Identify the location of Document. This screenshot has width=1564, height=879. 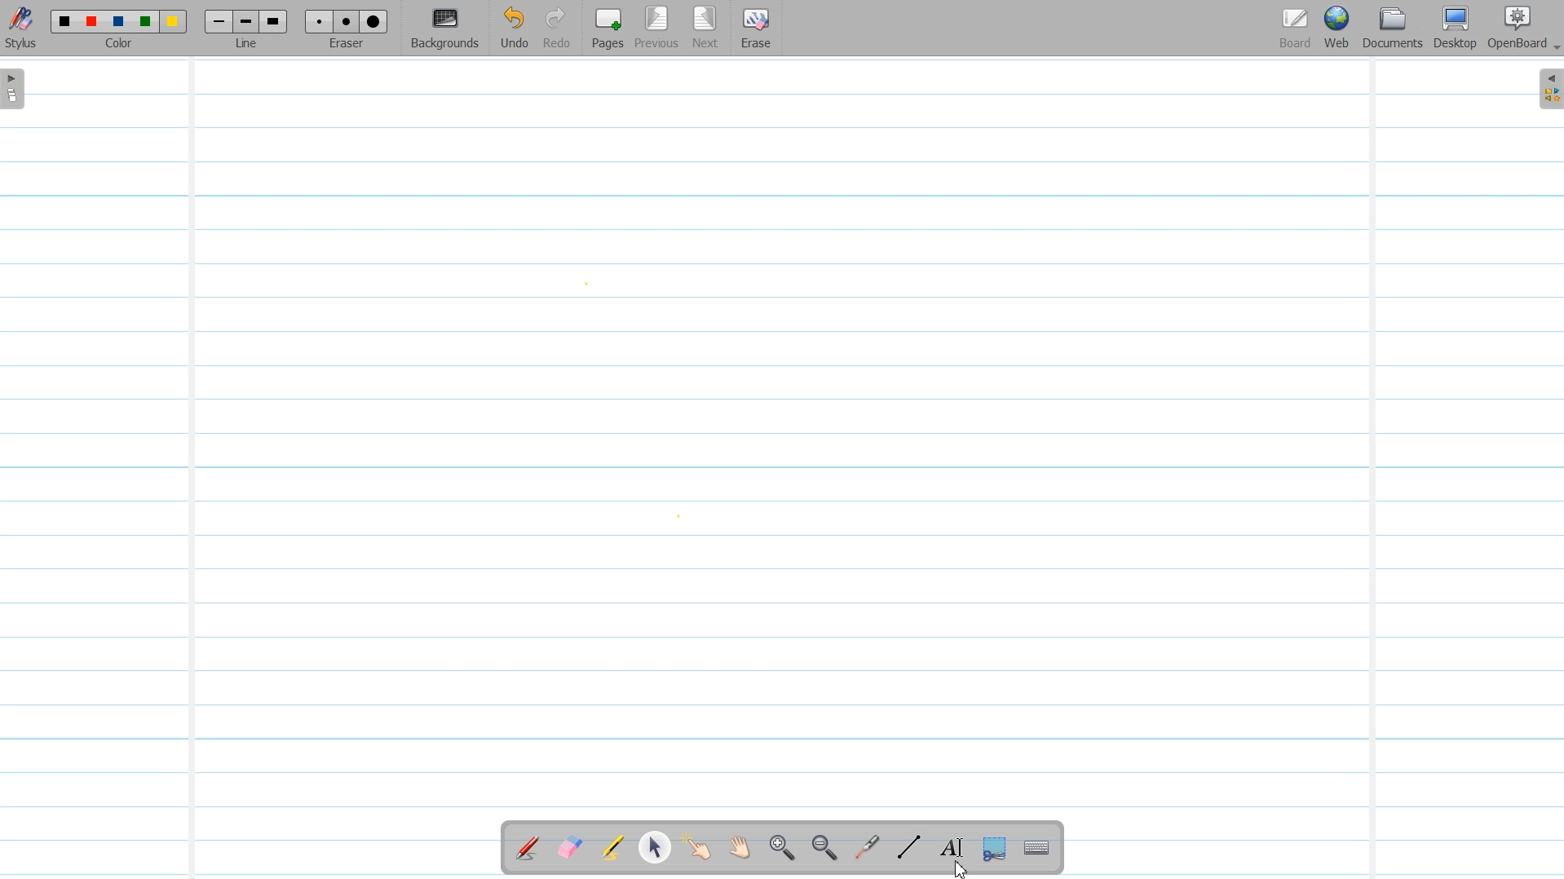
(1394, 28).